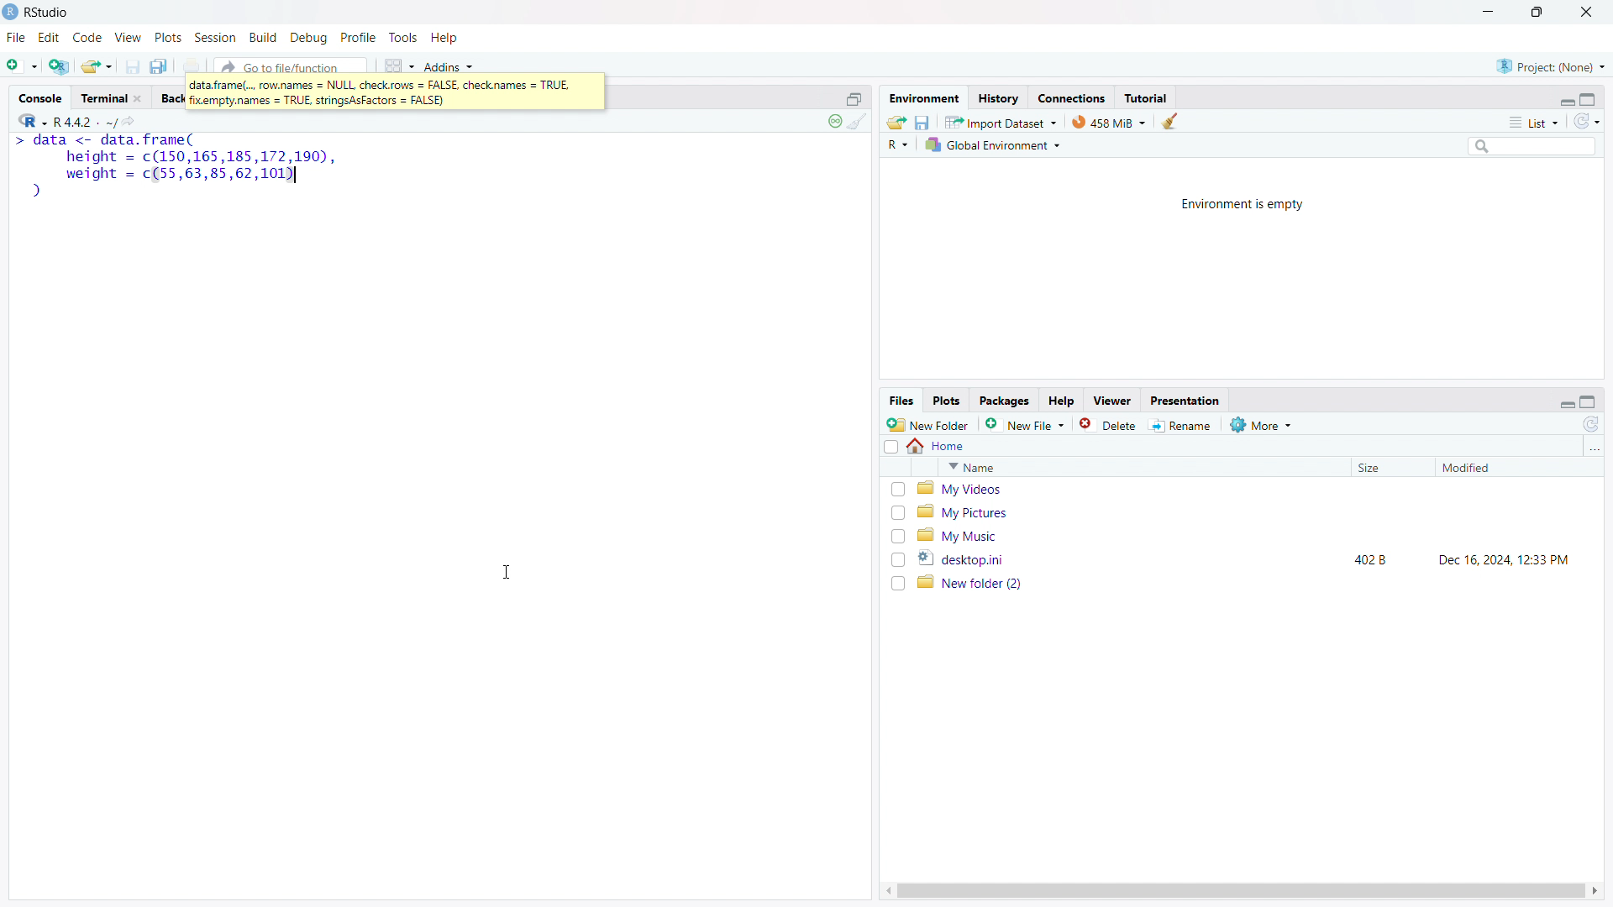 Image resolution: width=1613 pixels, height=907 pixels. What do you see at coordinates (858, 122) in the screenshot?
I see `clear console` at bounding box center [858, 122].